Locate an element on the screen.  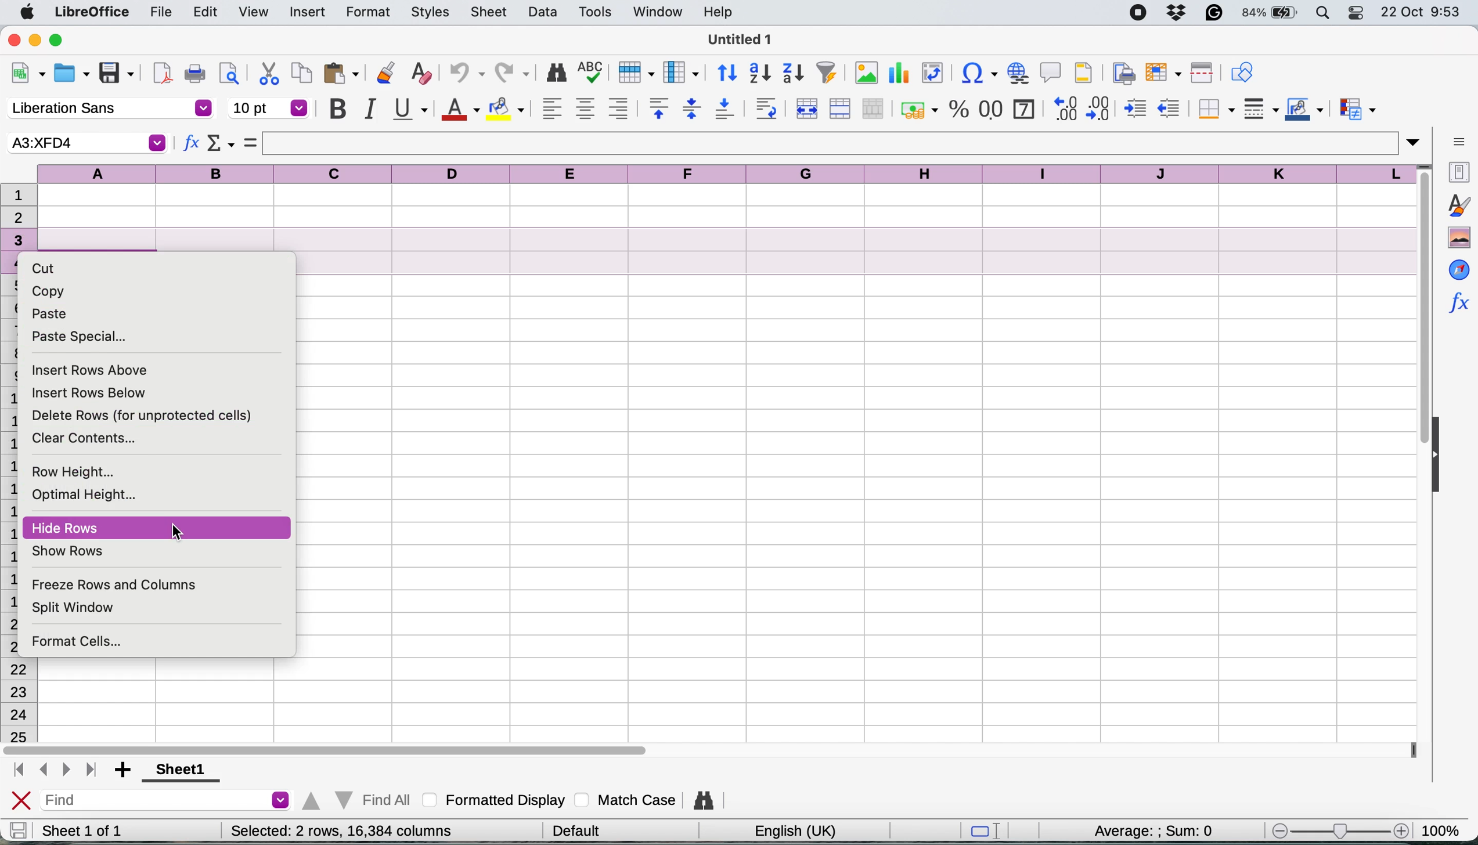
screen recorder is located at coordinates (1143, 14).